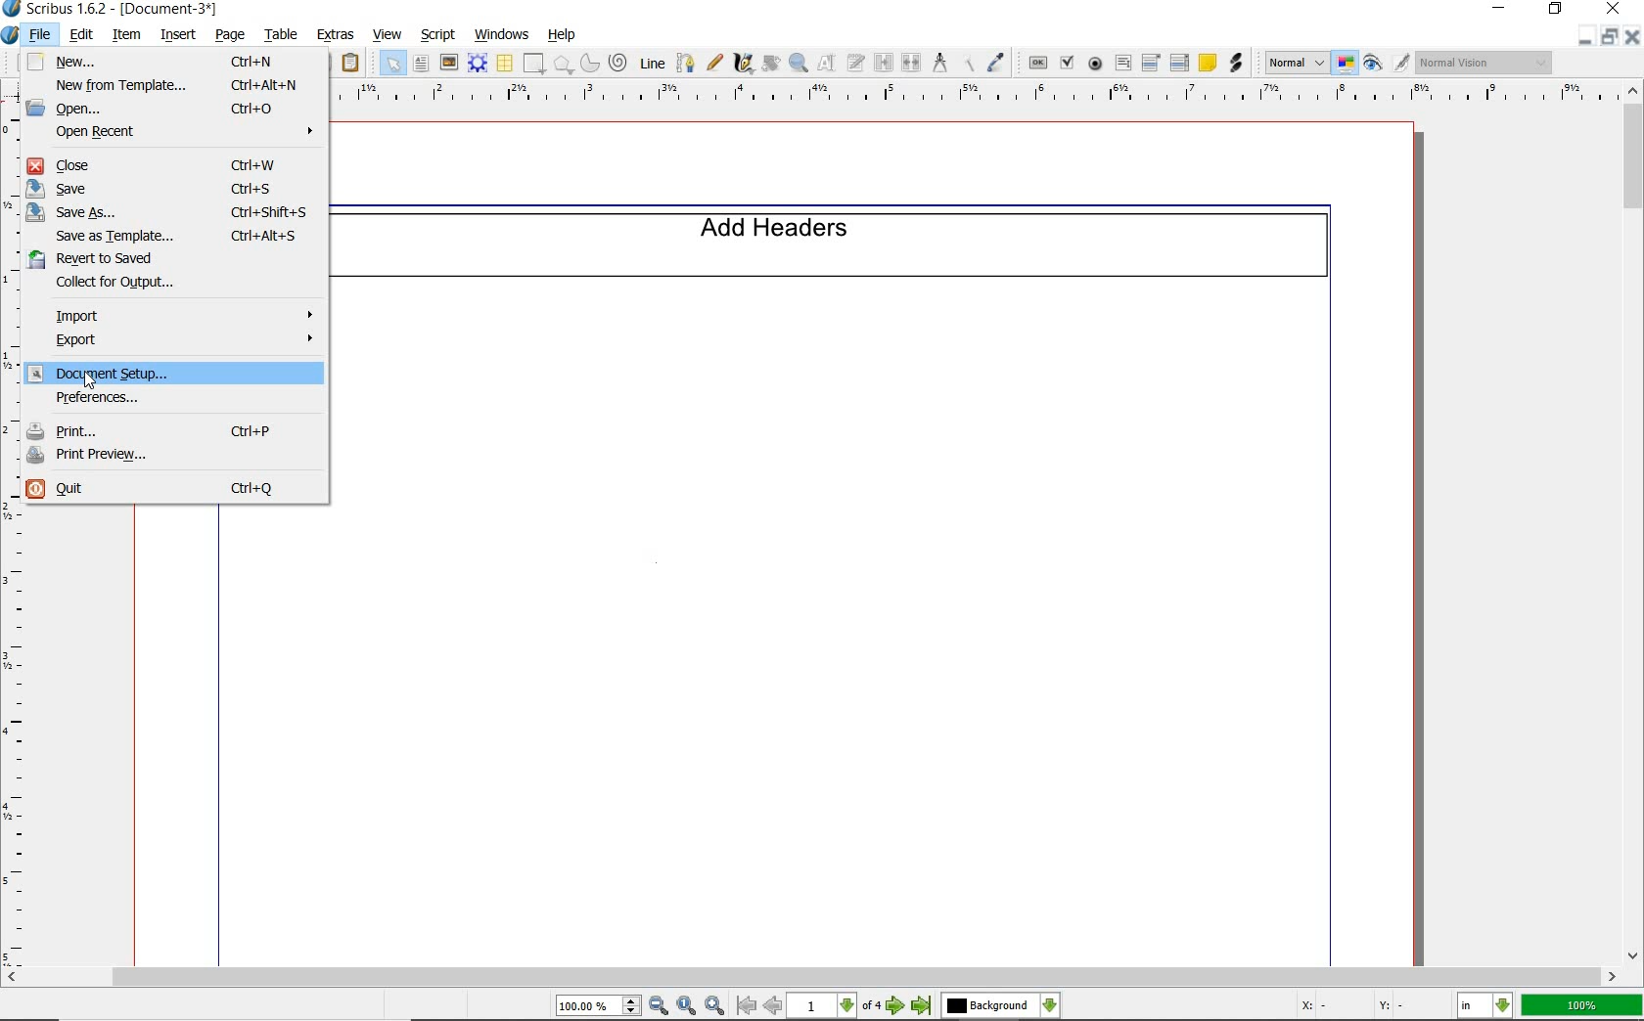  What do you see at coordinates (562, 36) in the screenshot?
I see `help` at bounding box center [562, 36].